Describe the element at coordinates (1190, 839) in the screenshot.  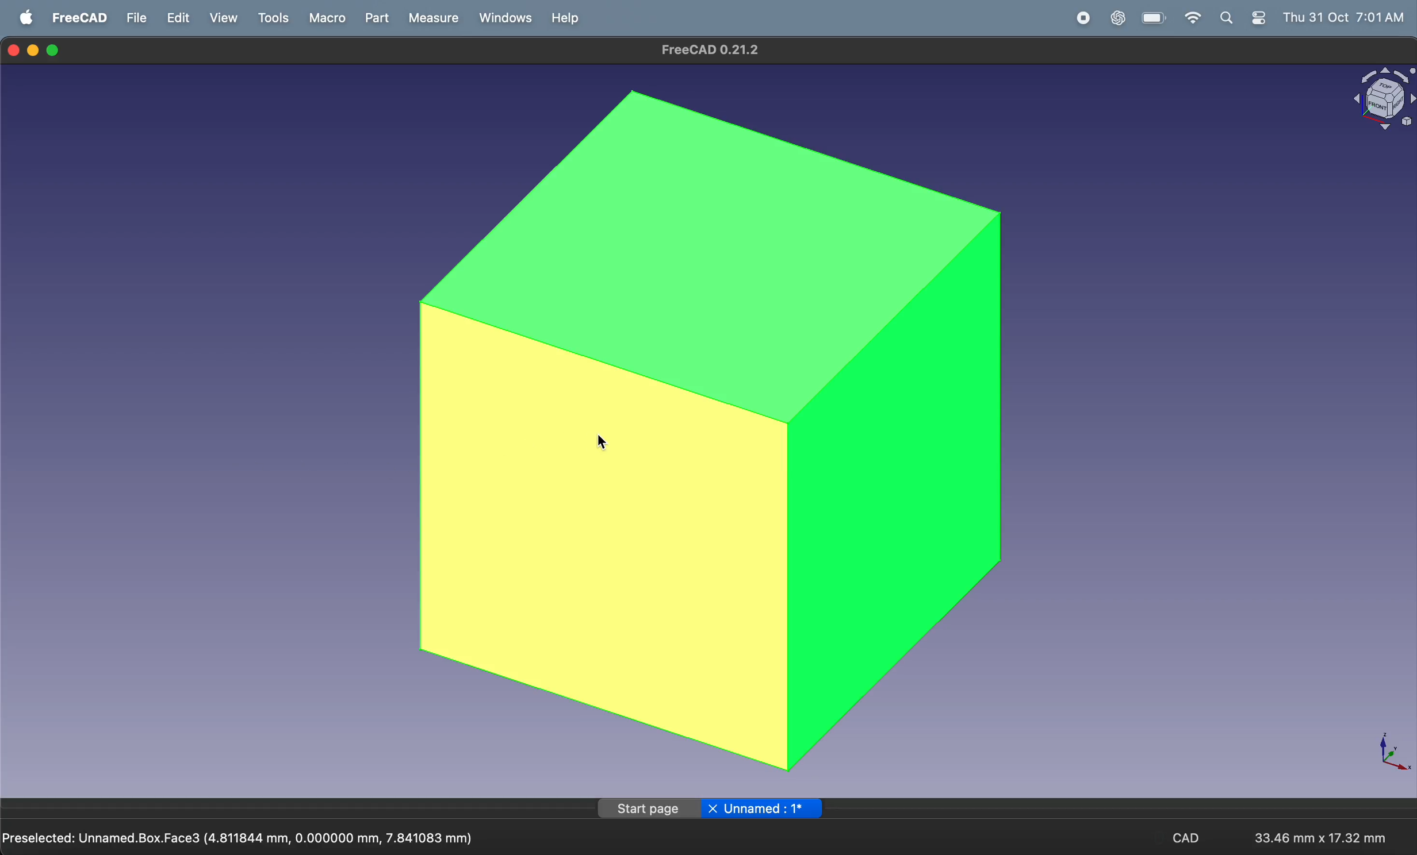
I see `CAD` at that location.